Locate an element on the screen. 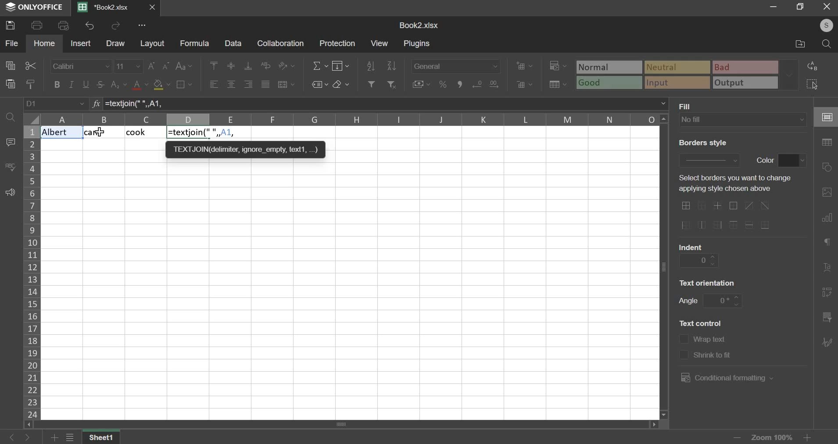  align center is located at coordinates (231, 85).